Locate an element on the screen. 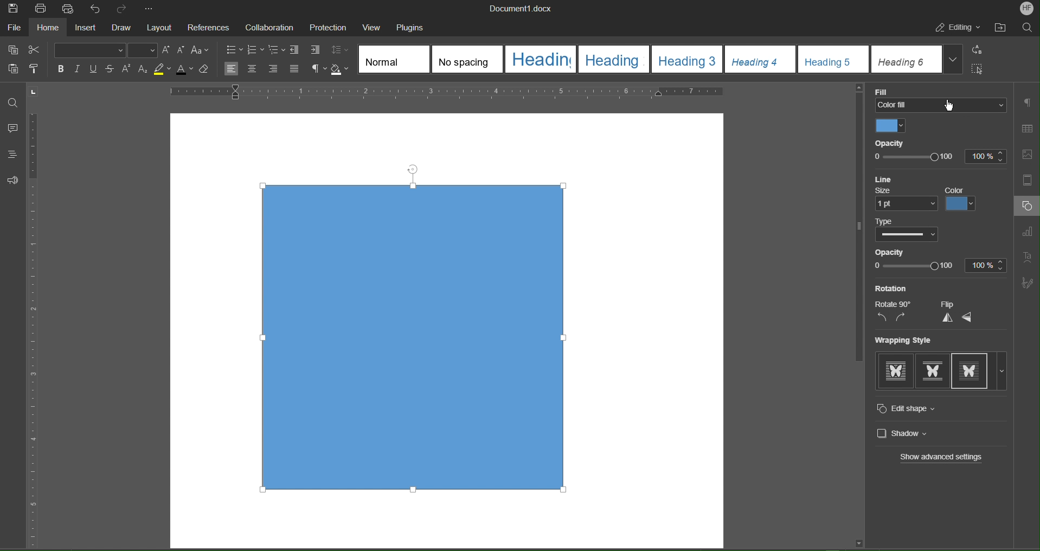  No spacing is located at coordinates (466, 59).